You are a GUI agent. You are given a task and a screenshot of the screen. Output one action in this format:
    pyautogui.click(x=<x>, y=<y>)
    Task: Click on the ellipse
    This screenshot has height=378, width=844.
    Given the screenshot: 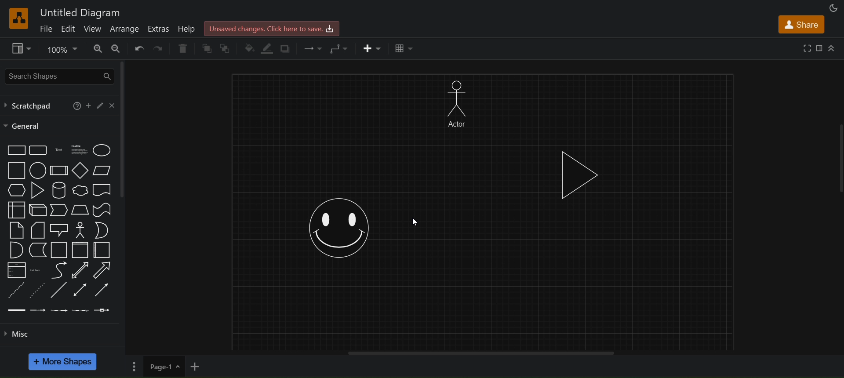 What is the action you would take?
    pyautogui.click(x=101, y=150)
    